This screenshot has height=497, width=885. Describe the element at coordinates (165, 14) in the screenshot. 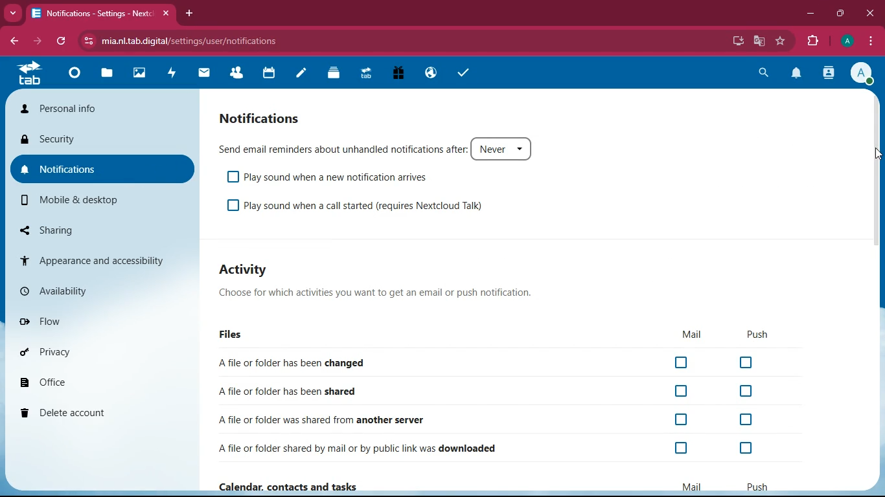

I see `close` at that location.